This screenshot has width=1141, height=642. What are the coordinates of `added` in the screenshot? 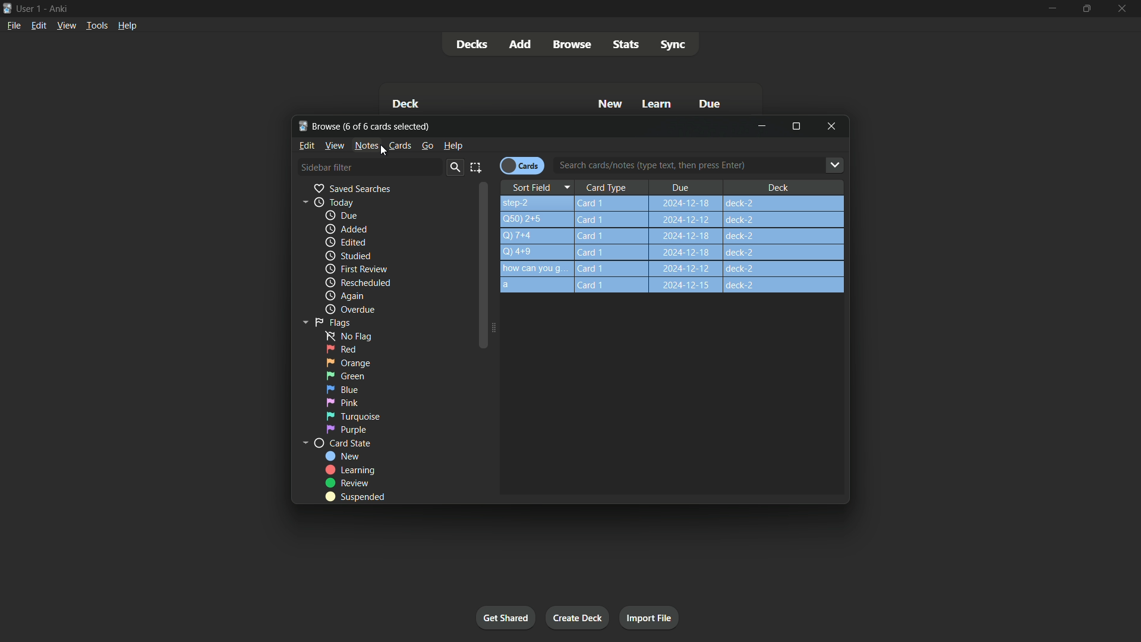 It's located at (344, 229).